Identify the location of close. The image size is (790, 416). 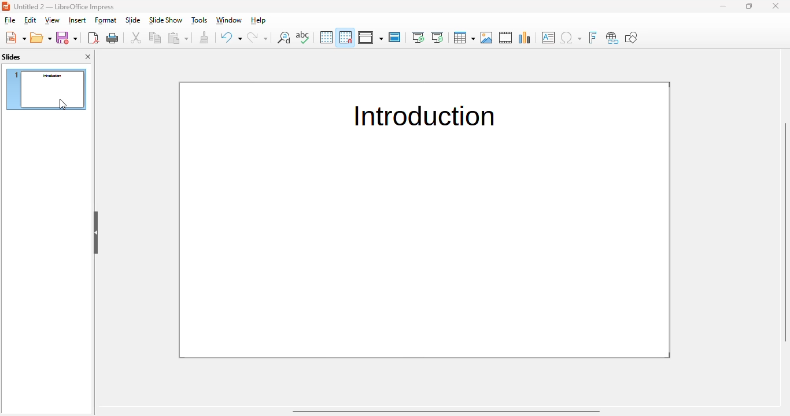
(775, 6).